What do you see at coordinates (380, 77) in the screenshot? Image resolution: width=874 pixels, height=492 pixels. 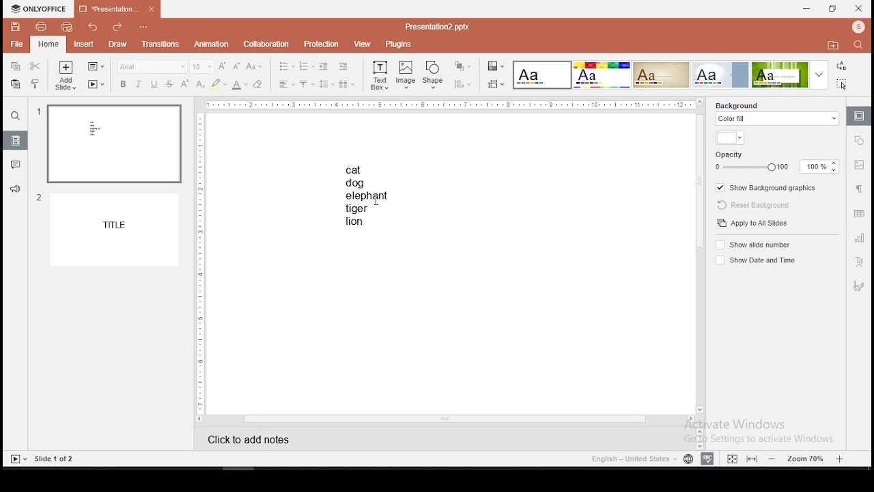 I see `text box` at bounding box center [380, 77].